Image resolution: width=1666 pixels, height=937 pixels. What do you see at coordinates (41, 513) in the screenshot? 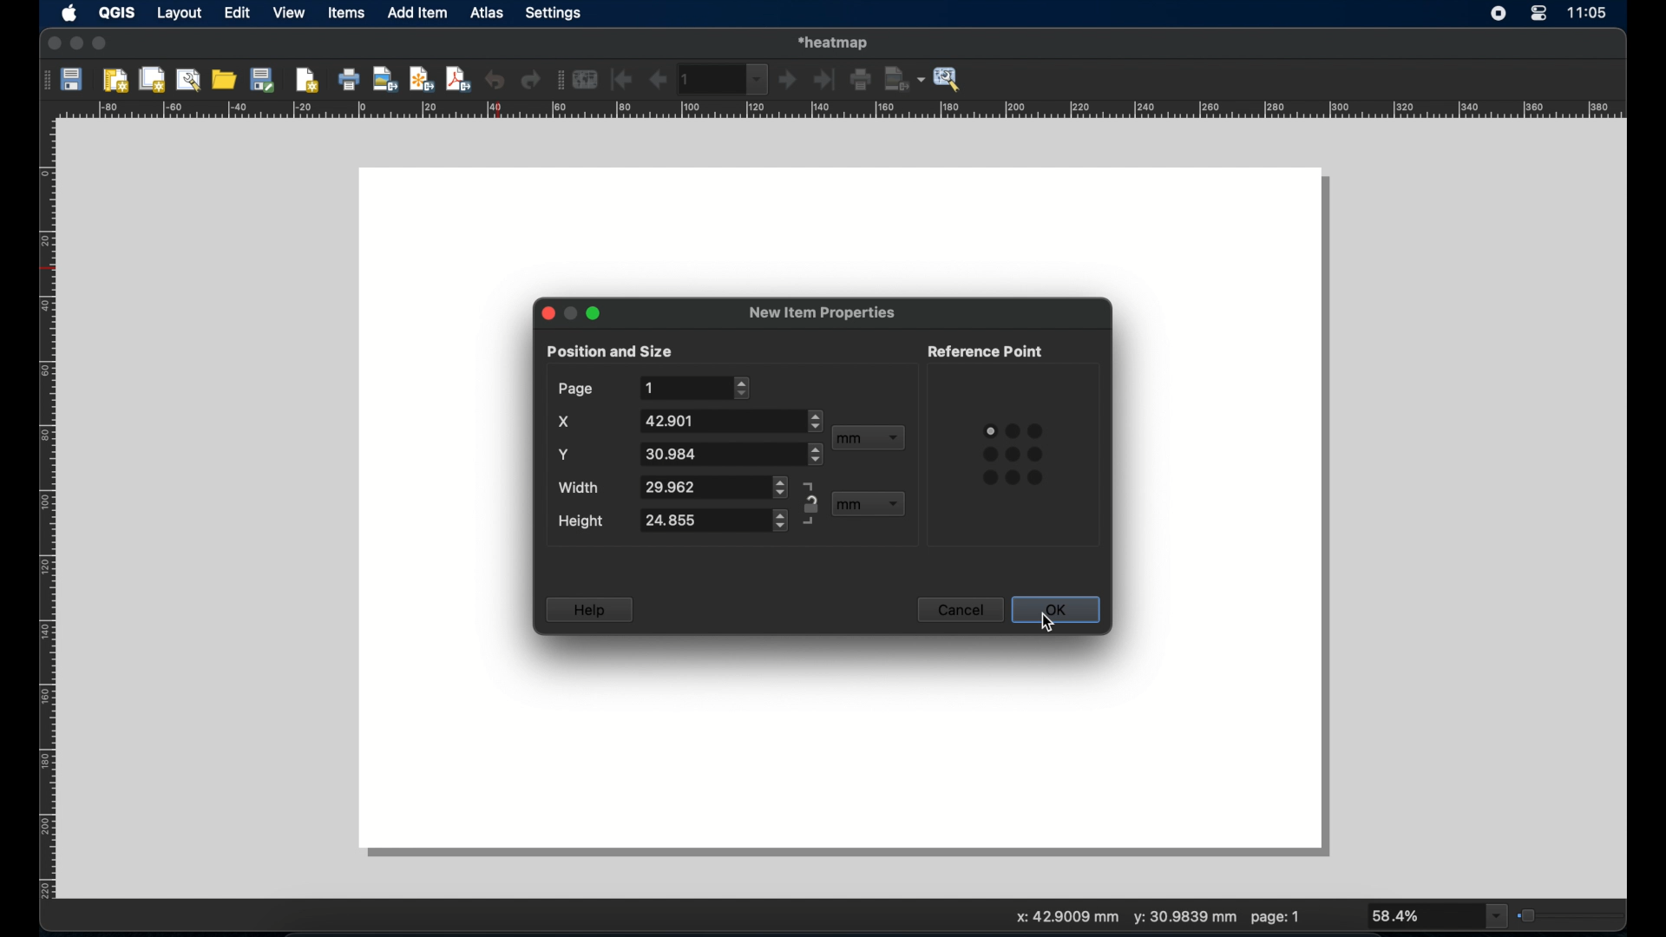
I see `margin` at bounding box center [41, 513].